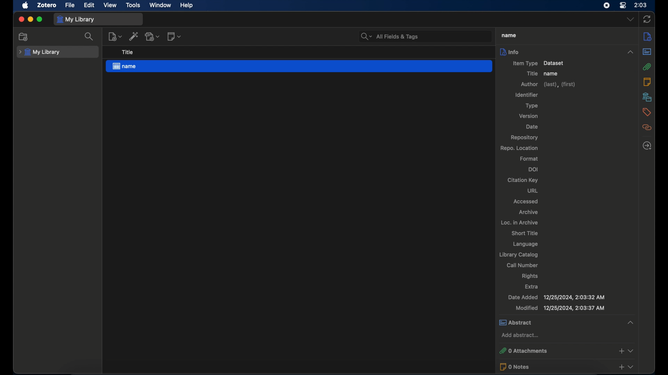 The image size is (668, 375). Describe the element at coordinates (534, 169) in the screenshot. I see `doi` at that location.